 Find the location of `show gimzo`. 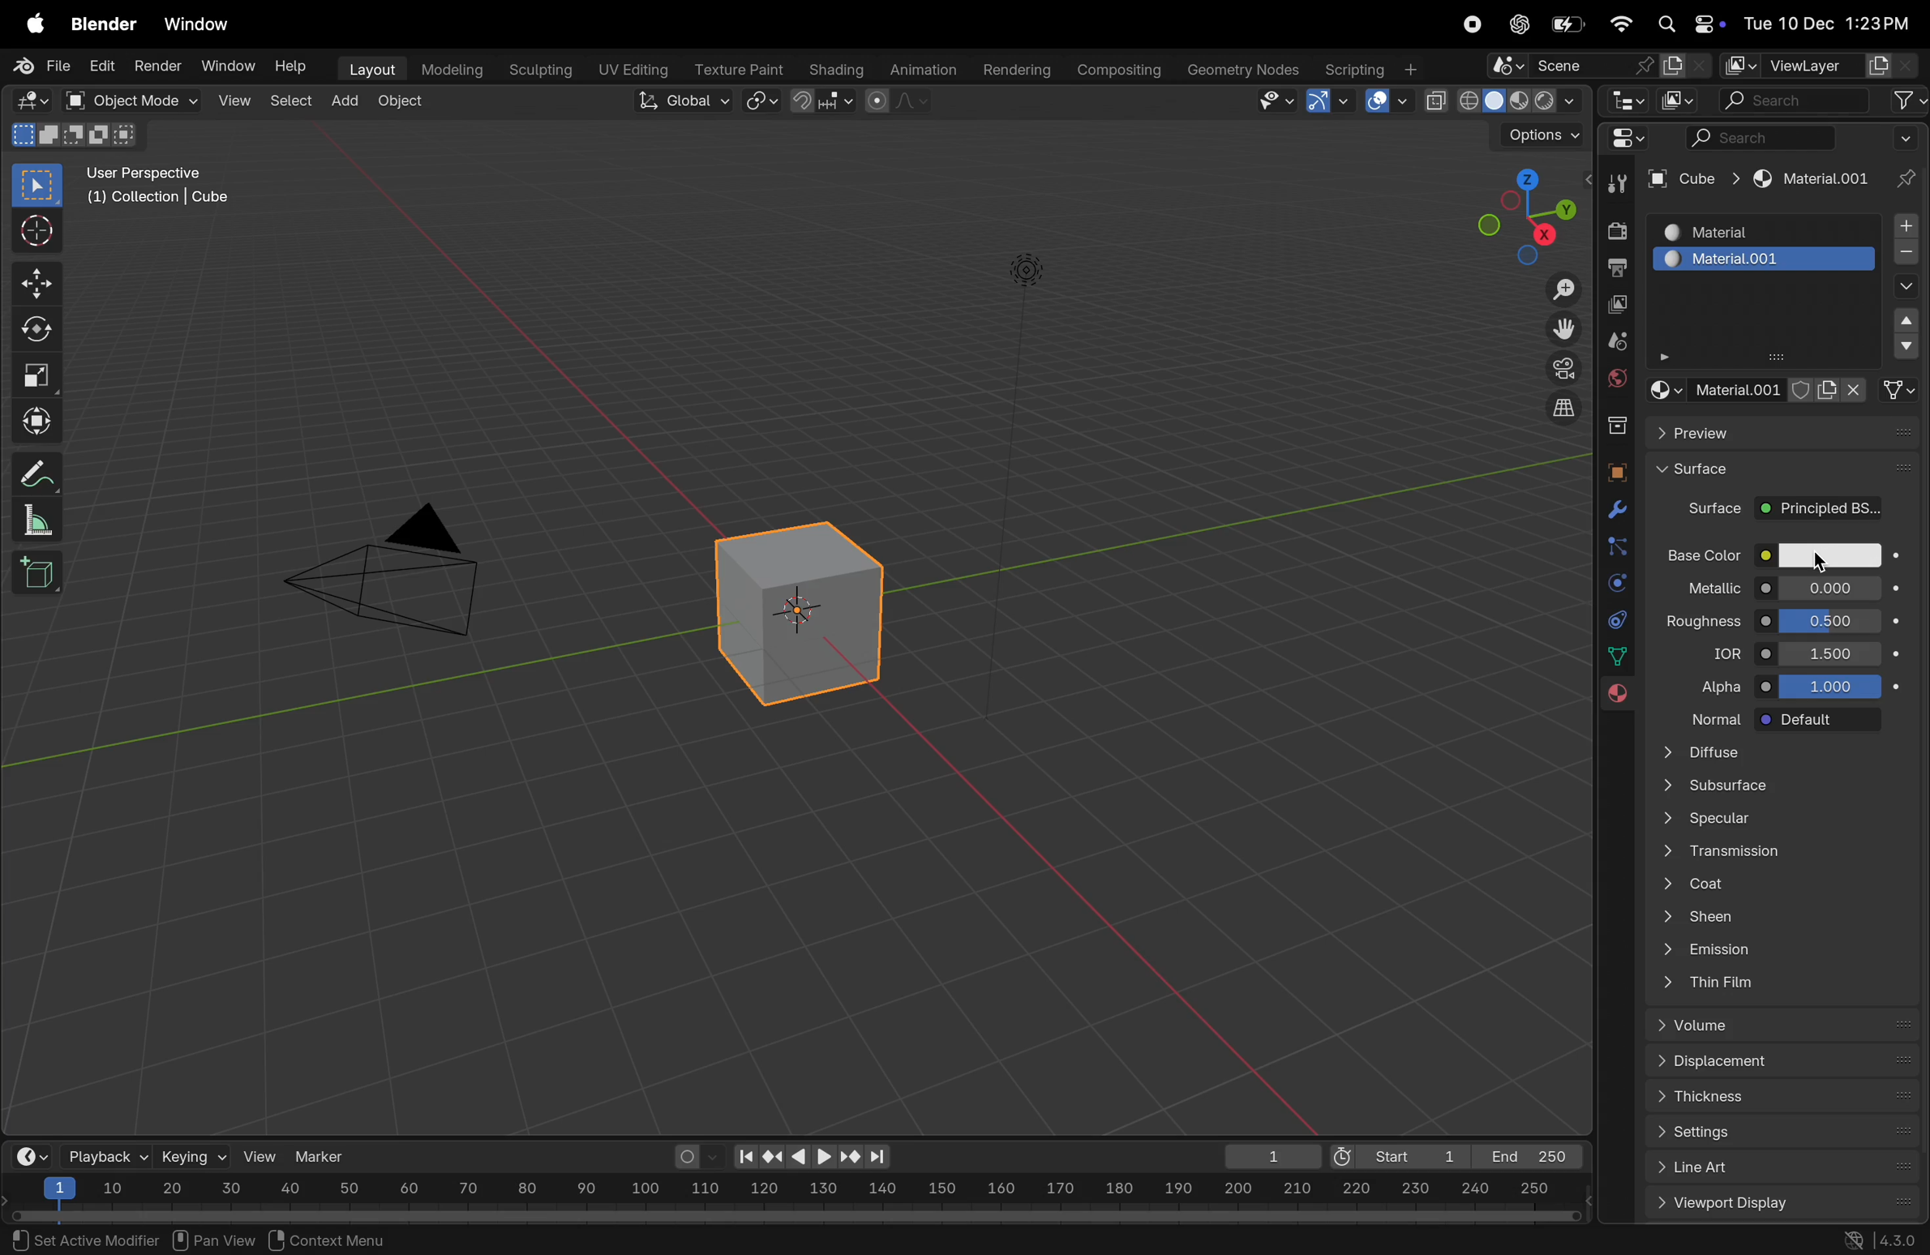

show gimzo is located at coordinates (1331, 101).